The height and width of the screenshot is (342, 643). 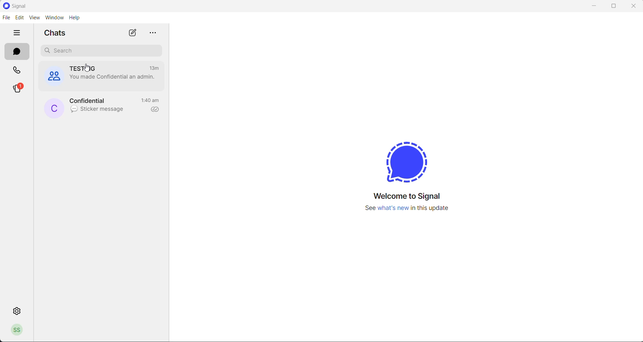 I want to click on last message, so click(x=98, y=111).